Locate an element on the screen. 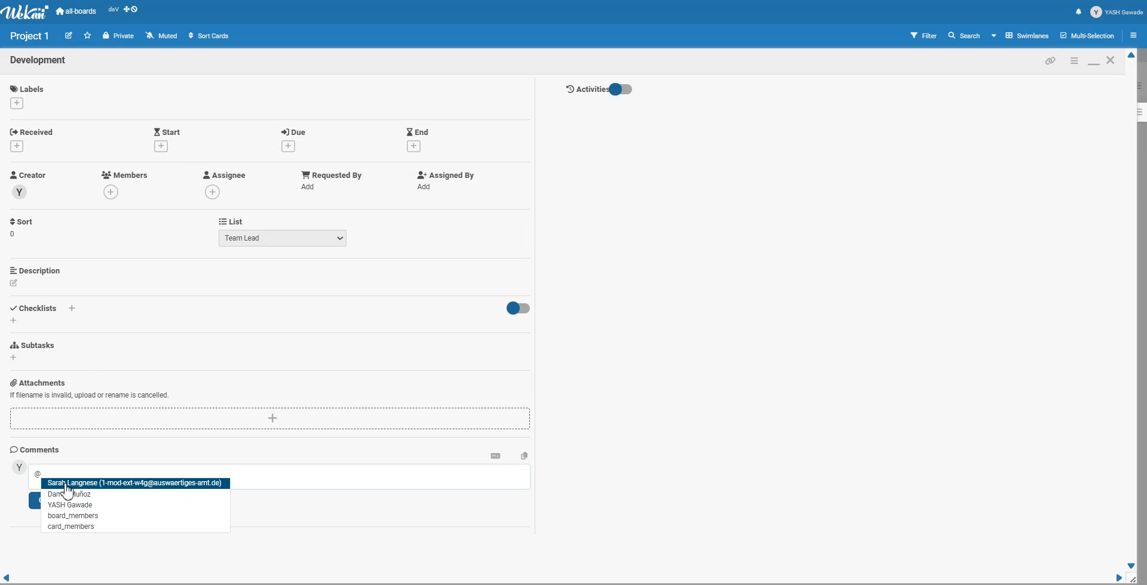  add is located at coordinates (19, 146).